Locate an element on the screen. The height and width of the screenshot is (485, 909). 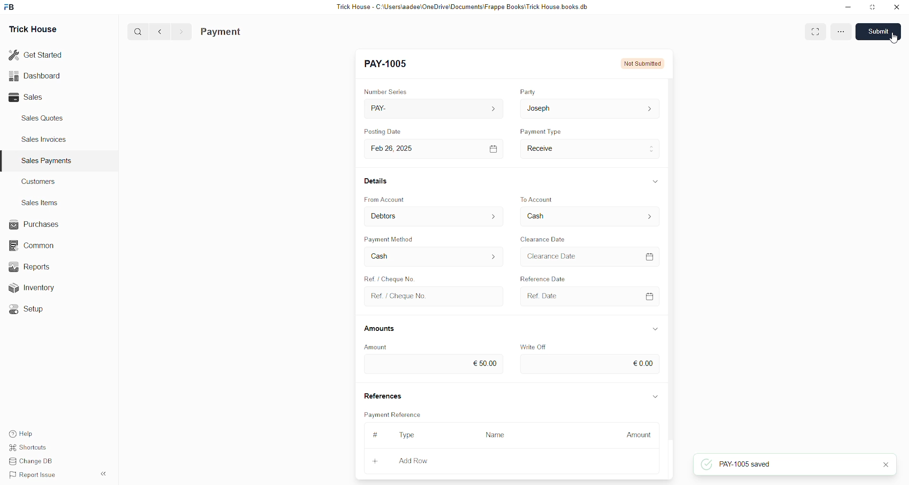
Clearance Date is located at coordinates (590, 256).